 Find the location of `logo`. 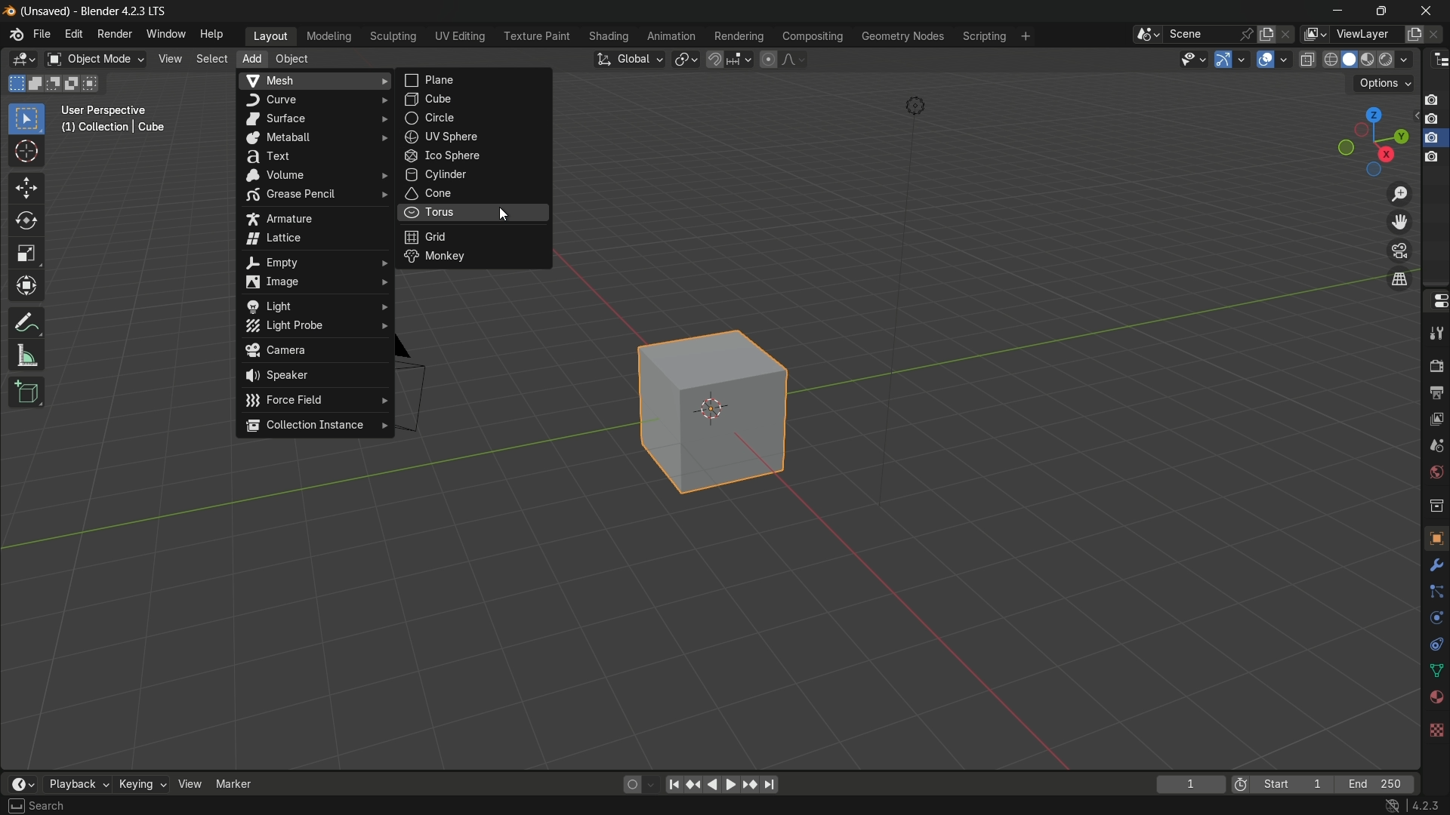

logo is located at coordinates (17, 35).